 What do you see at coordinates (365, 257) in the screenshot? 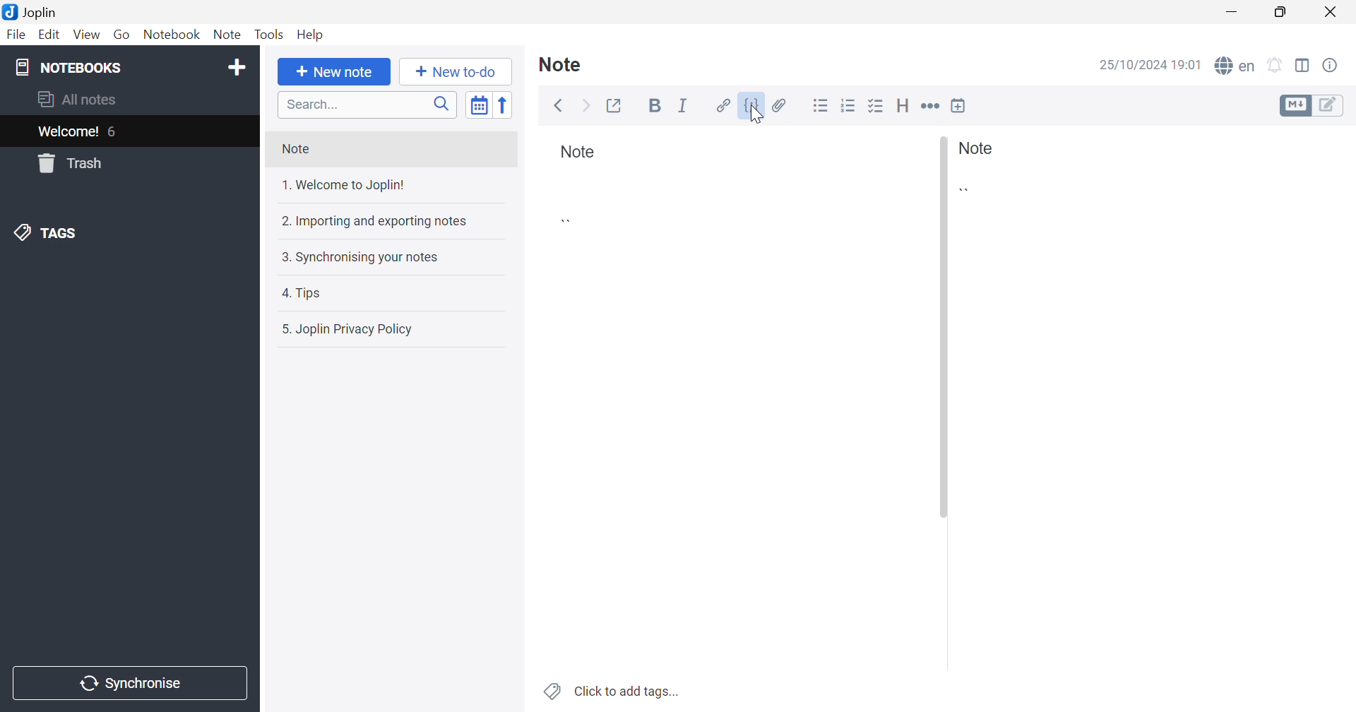
I see `3. Synchronising your notes` at bounding box center [365, 257].